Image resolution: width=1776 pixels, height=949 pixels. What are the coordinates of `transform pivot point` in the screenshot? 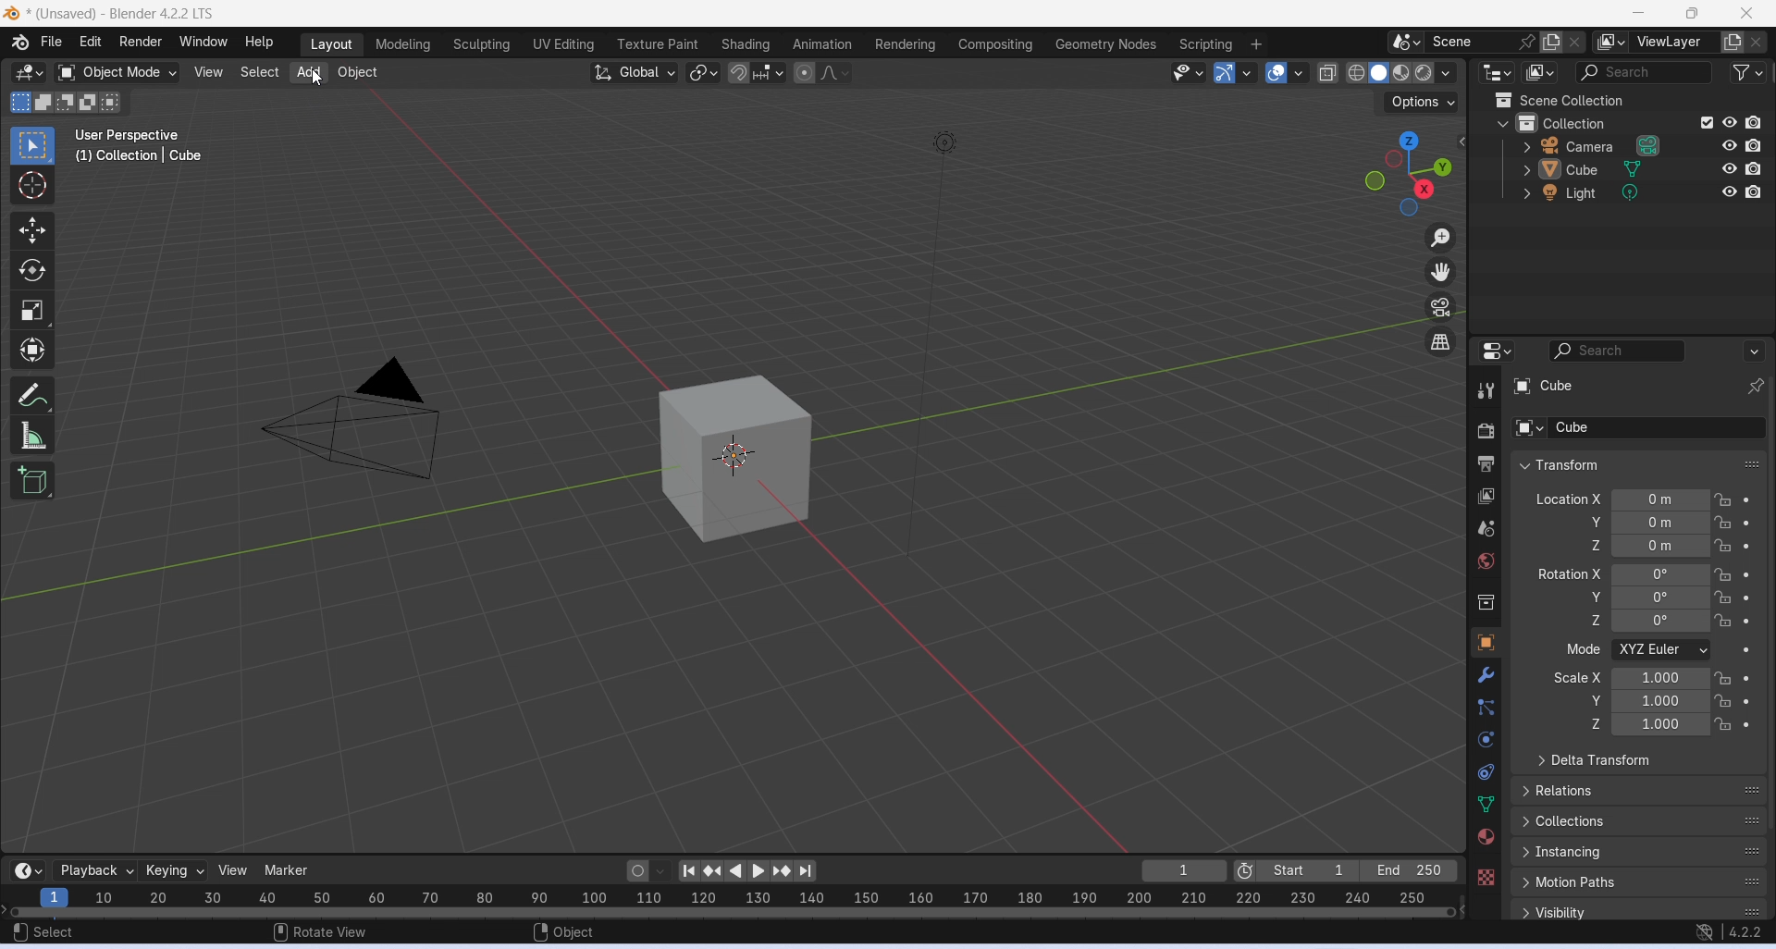 It's located at (705, 74).